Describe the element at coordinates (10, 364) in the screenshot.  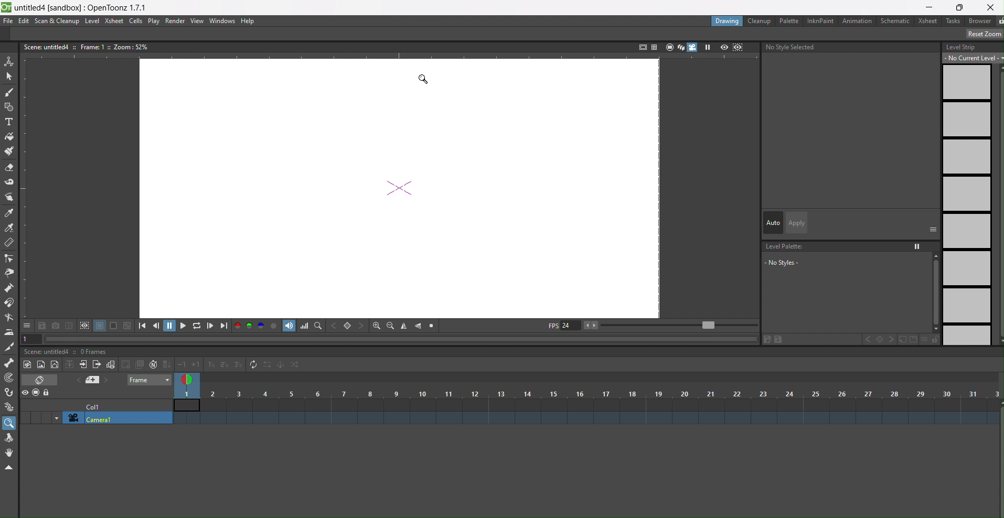
I see `skeleton tool` at that location.